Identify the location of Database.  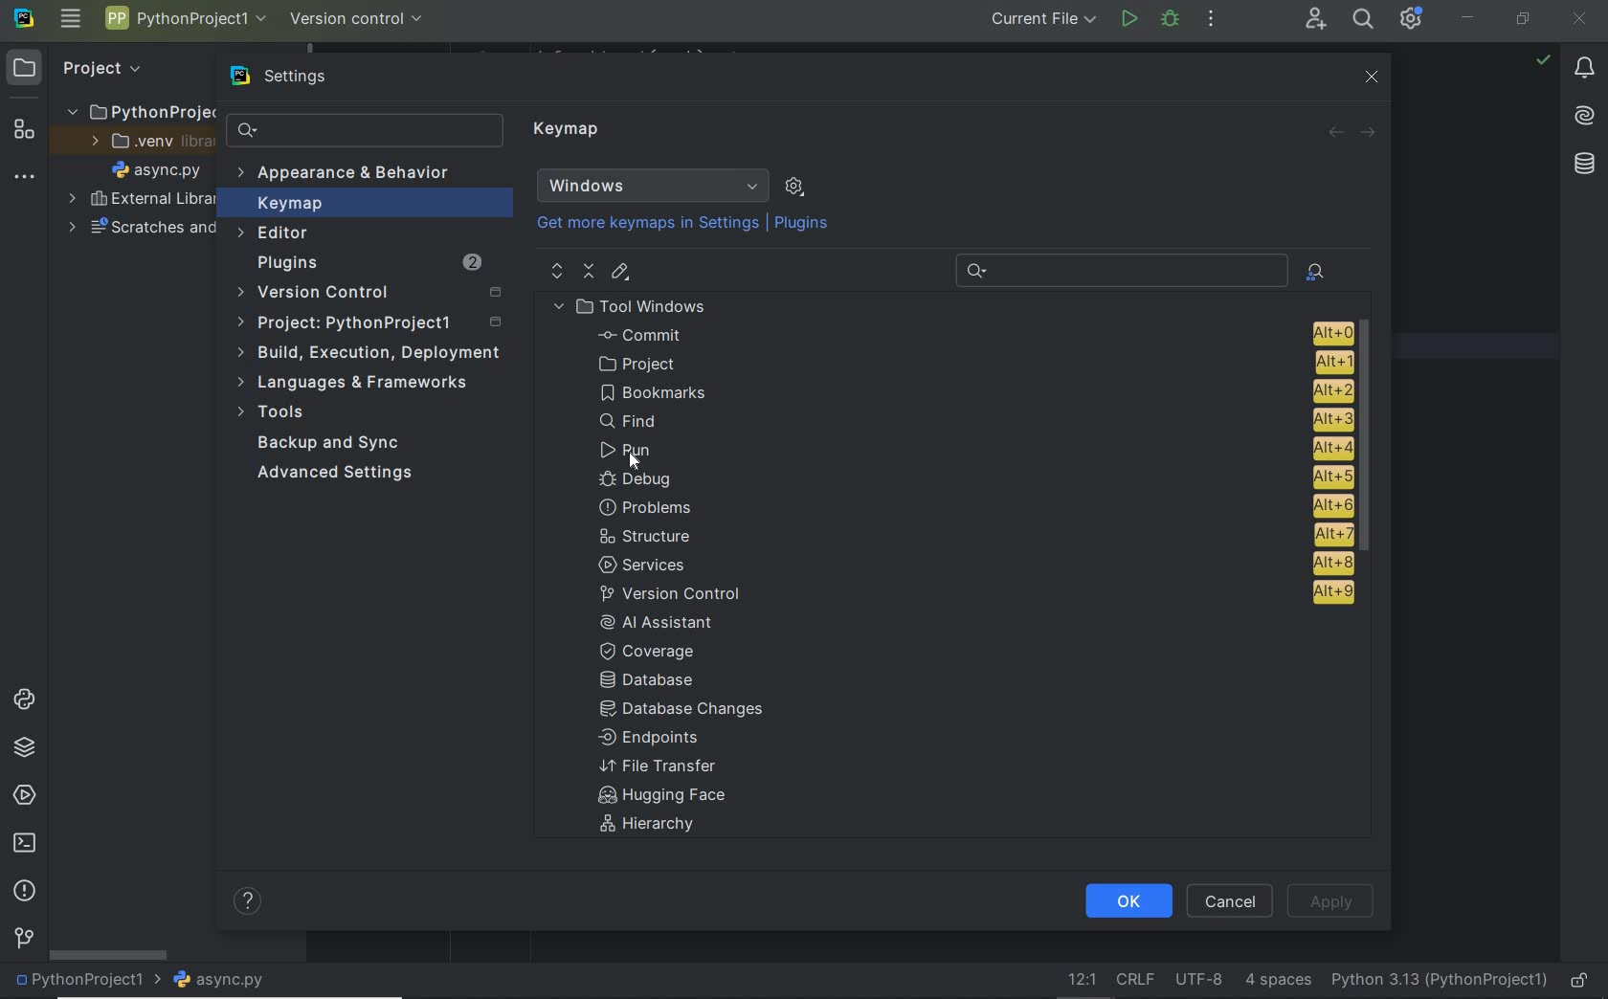
(653, 681).